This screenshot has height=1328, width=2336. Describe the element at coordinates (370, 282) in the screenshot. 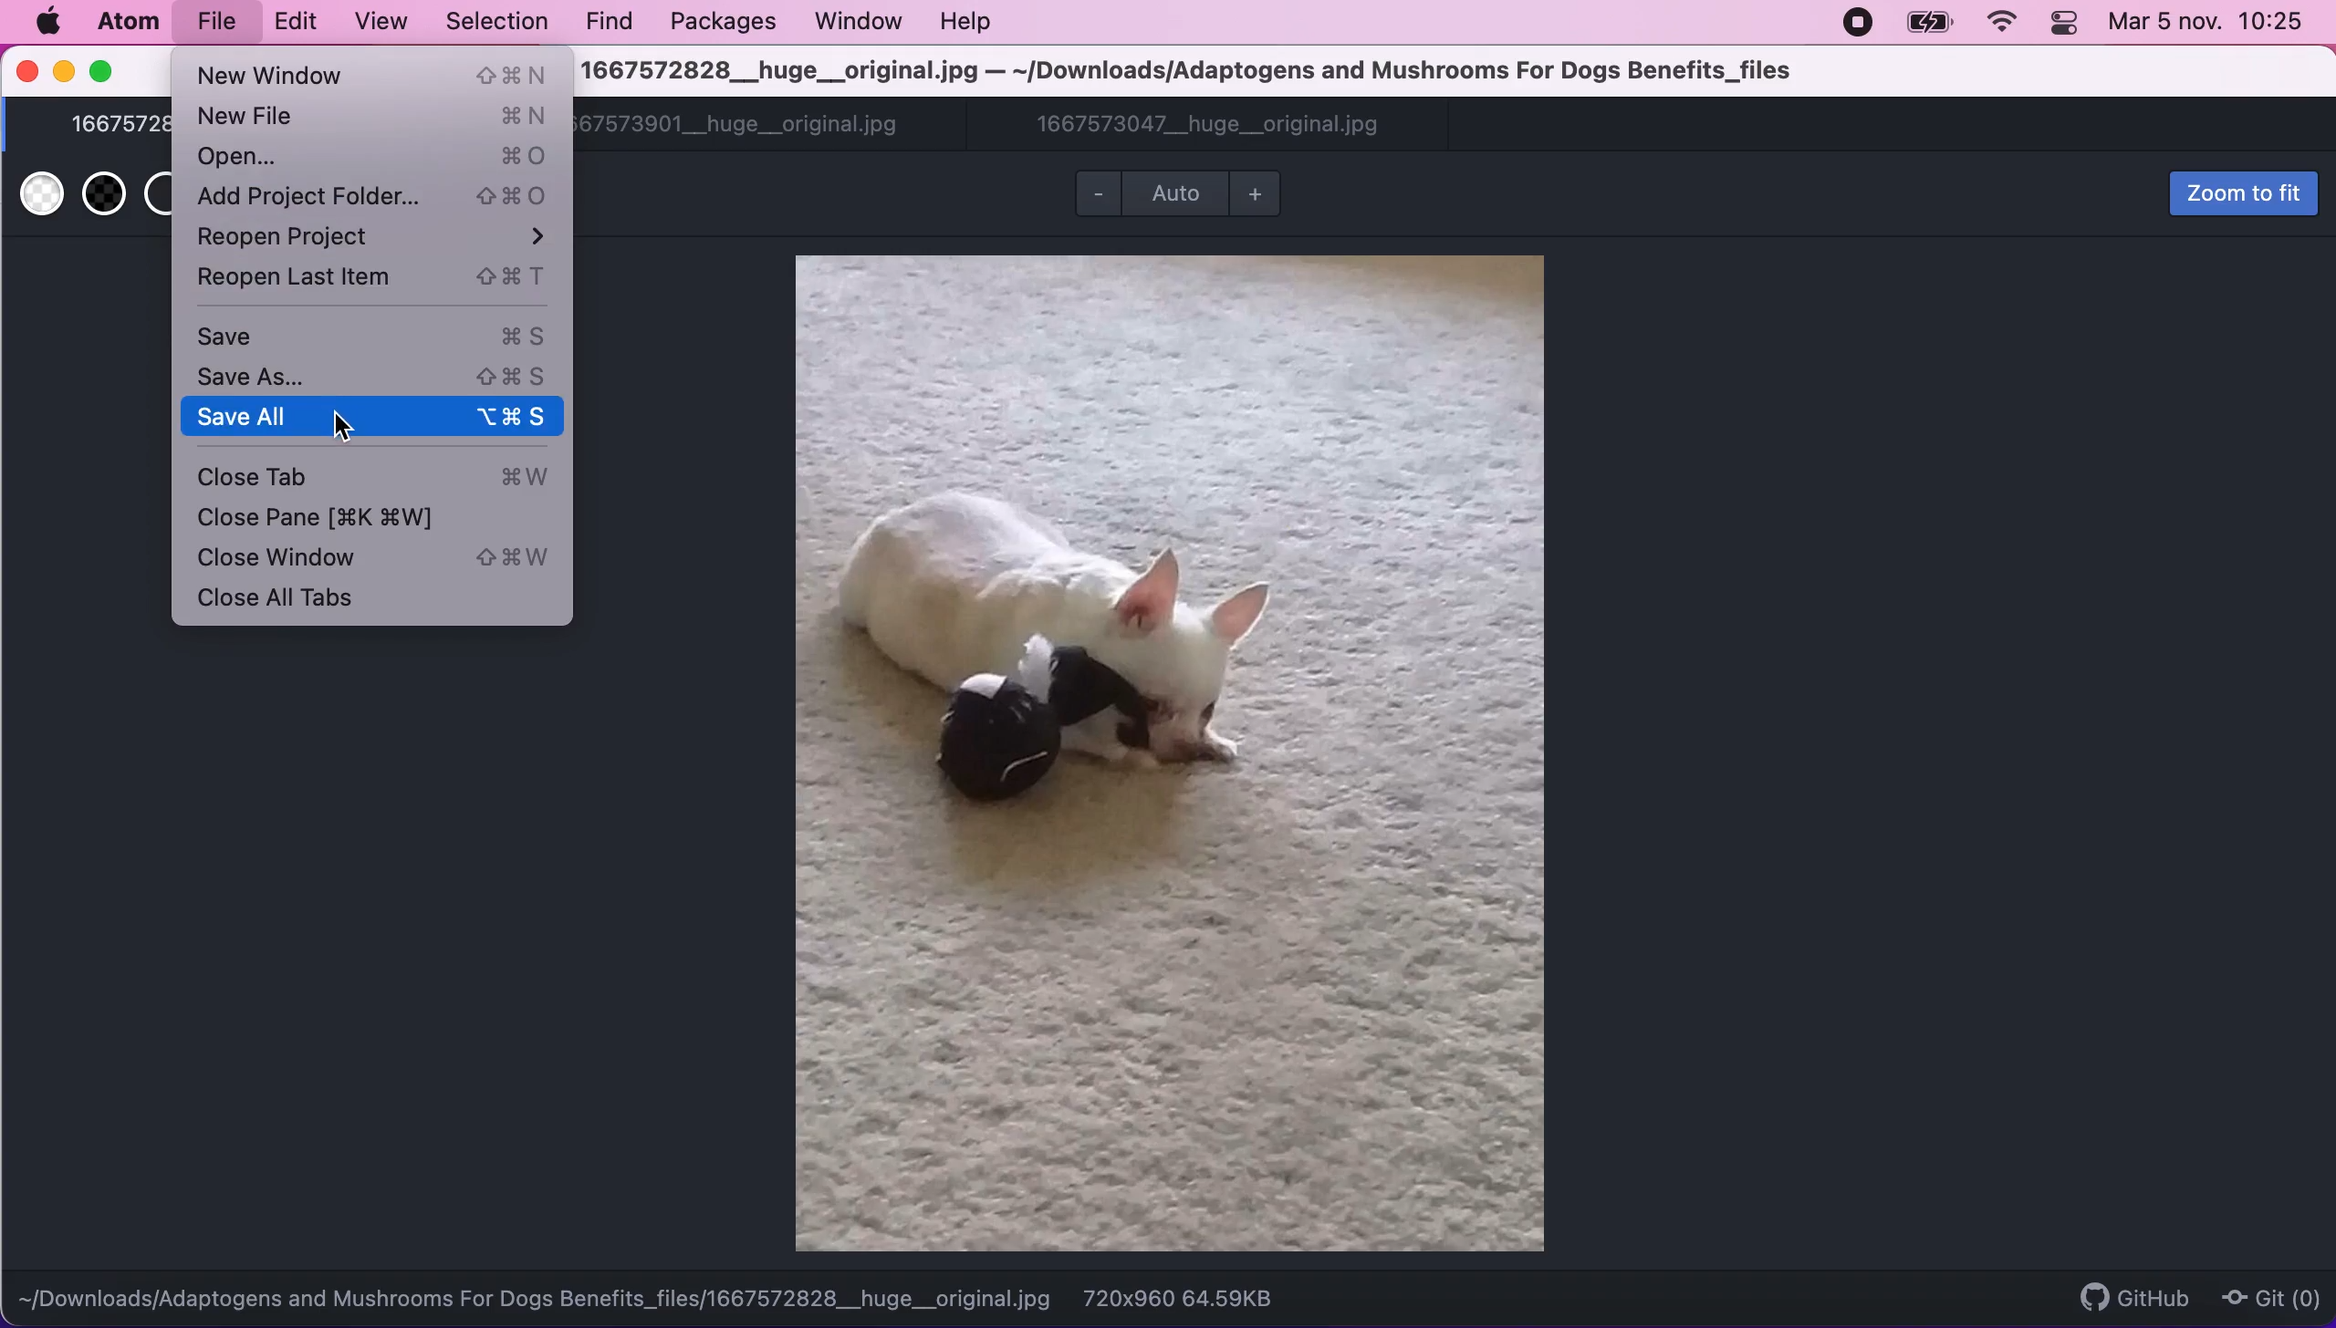

I see `reopen last item` at that location.